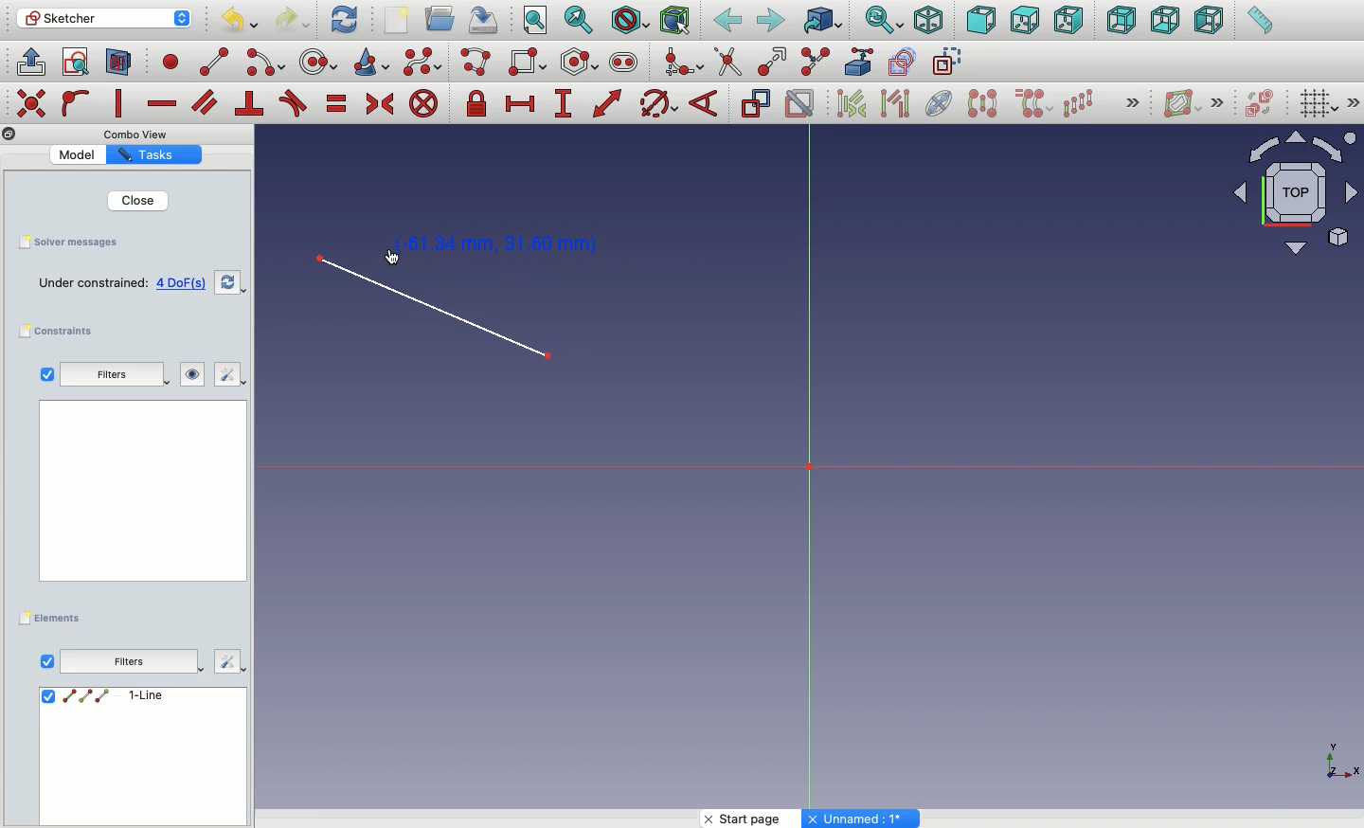 The image size is (1364, 828). What do you see at coordinates (682, 63) in the screenshot?
I see `Create fillet` at bounding box center [682, 63].